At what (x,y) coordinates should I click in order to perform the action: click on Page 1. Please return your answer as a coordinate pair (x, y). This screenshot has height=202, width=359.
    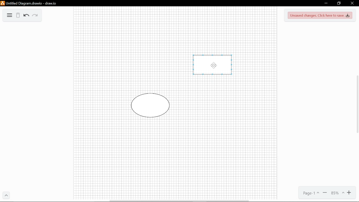
    Looking at the image, I should click on (309, 194).